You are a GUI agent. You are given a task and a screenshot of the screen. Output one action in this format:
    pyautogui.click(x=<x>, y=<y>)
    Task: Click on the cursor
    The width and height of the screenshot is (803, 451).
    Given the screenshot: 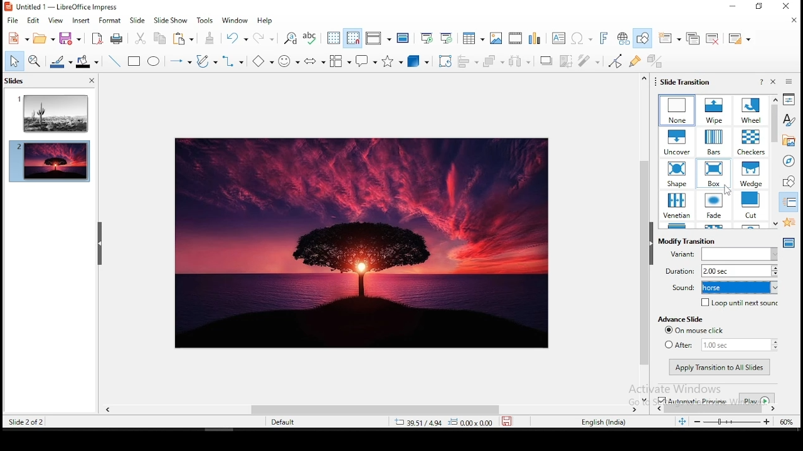 What is the action you would take?
    pyautogui.click(x=726, y=189)
    